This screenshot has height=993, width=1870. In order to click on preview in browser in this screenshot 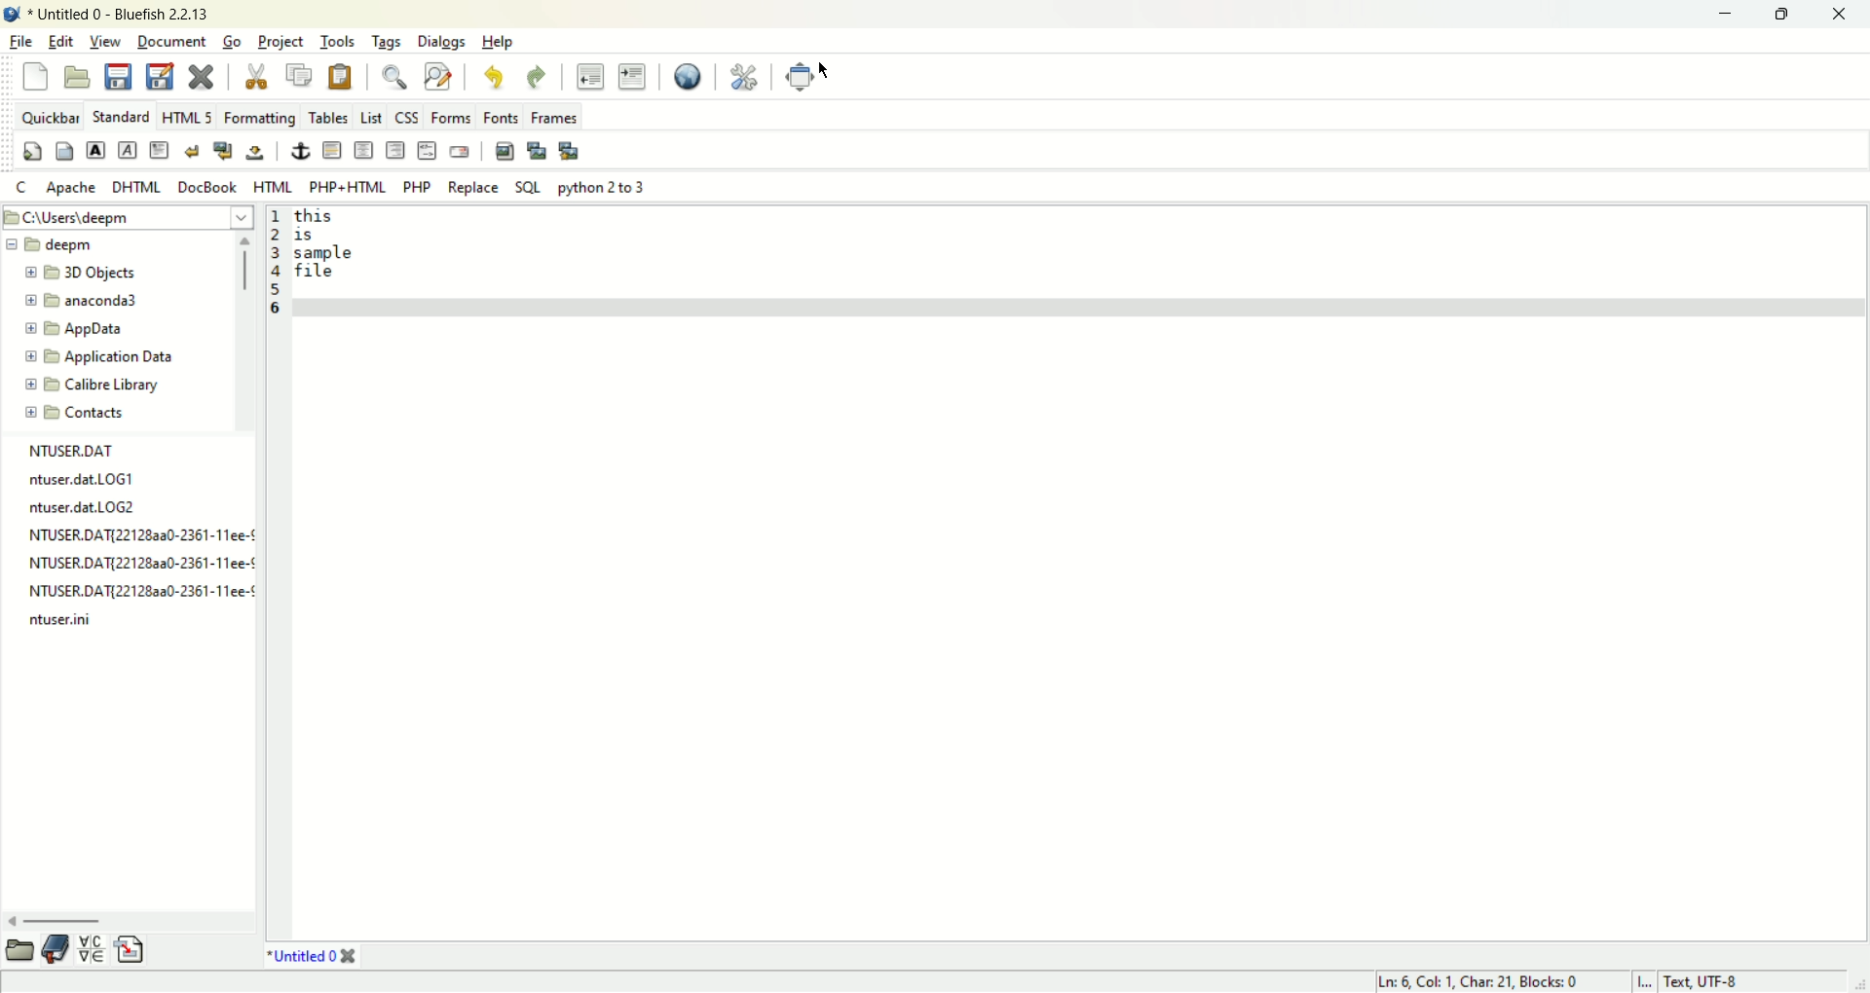, I will do `click(690, 76)`.